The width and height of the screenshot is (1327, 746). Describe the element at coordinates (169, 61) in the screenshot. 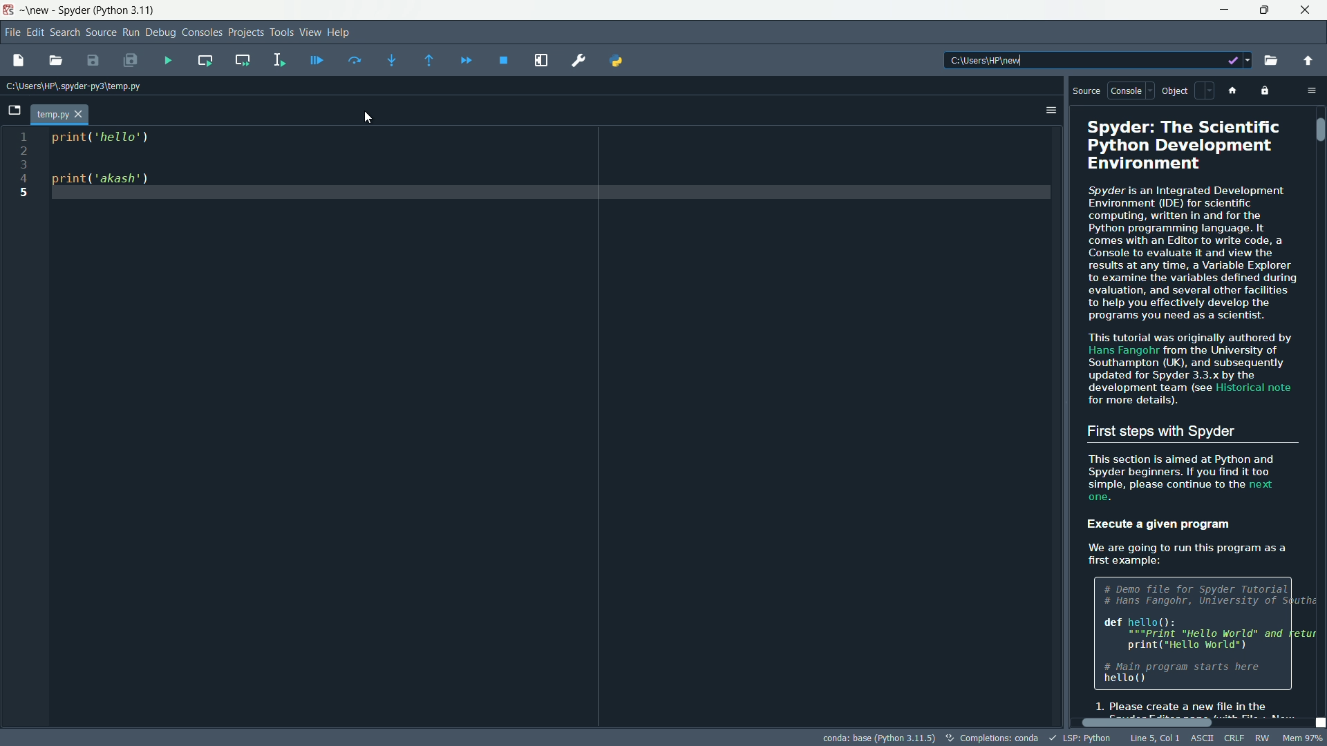

I see `run file` at that location.